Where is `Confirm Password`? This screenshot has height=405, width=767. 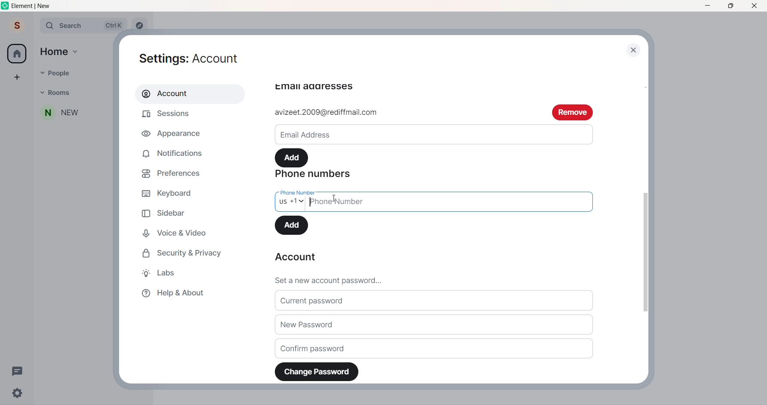
Confirm Password is located at coordinates (435, 348).